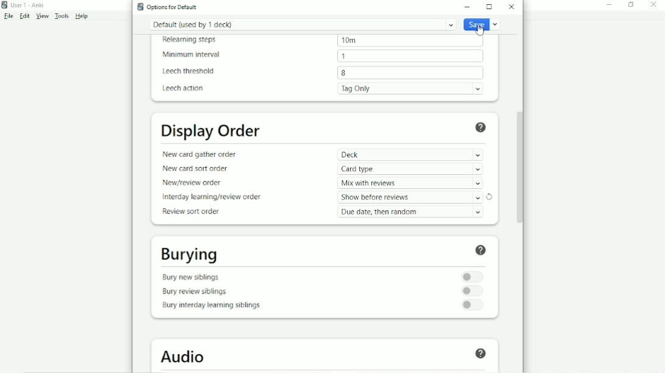 The image size is (665, 373). I want to click on Help, so click(481, 128).